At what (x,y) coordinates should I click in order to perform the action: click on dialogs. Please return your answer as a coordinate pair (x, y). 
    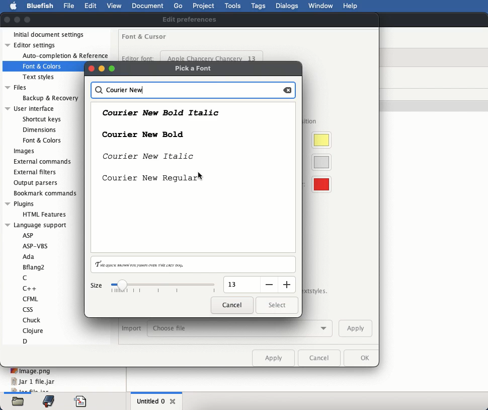
    Looking at the image, I should click on (288, 6).